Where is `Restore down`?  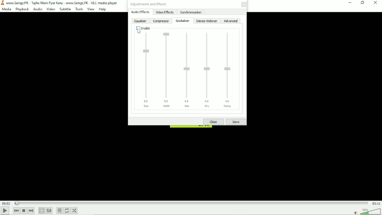
Restore down is located at coordinates (362, 3).